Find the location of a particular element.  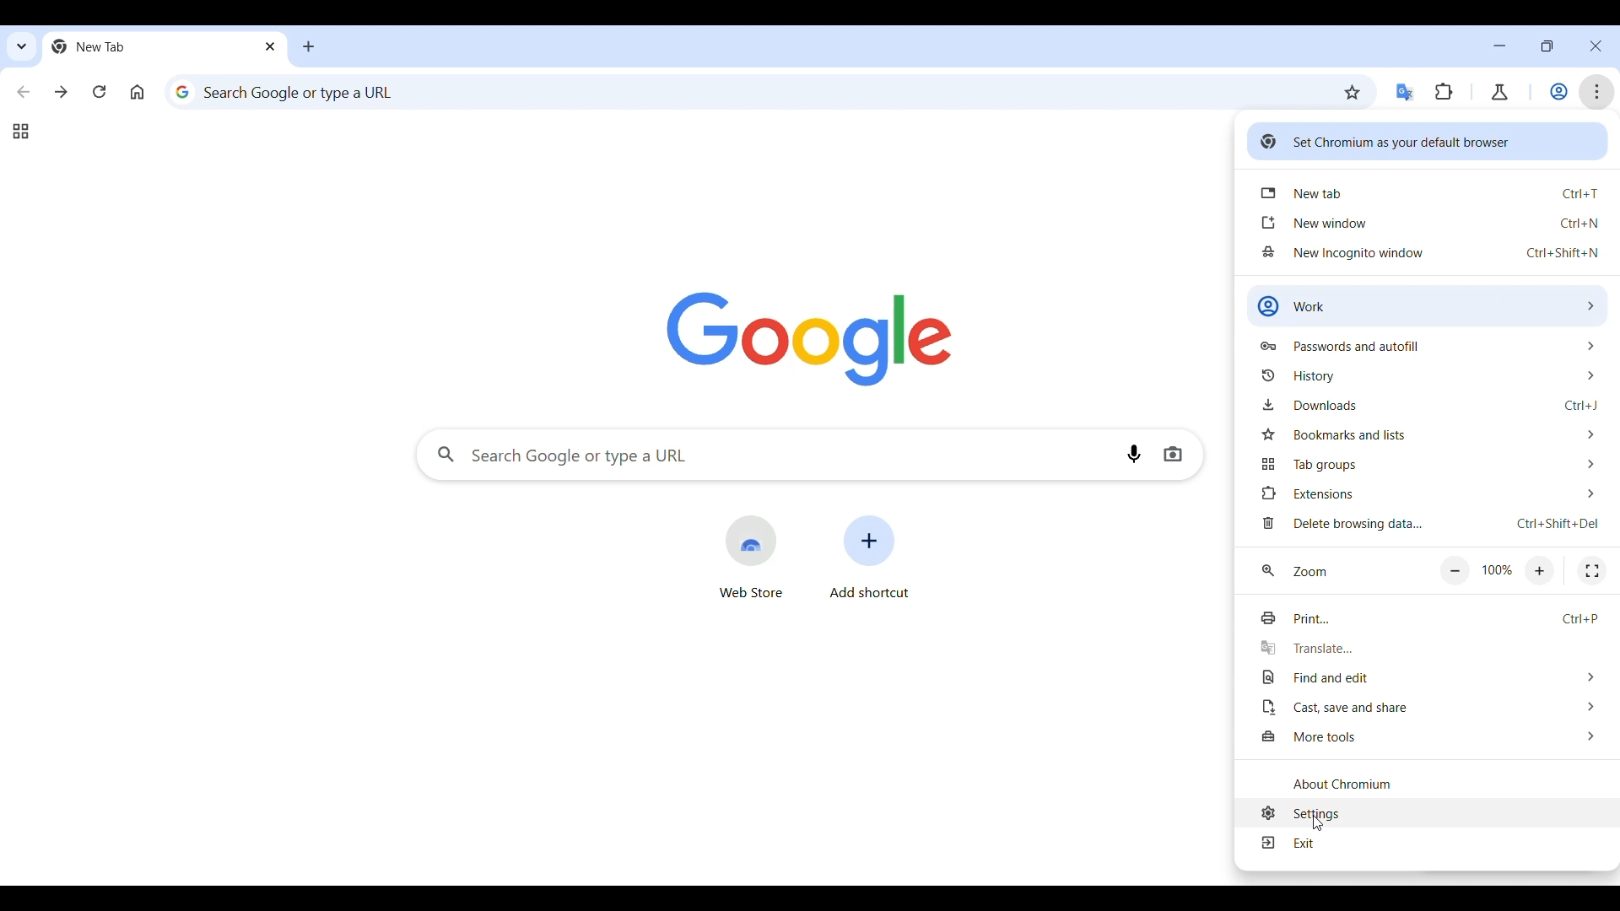

Work is located at coordinates (1558, 92).